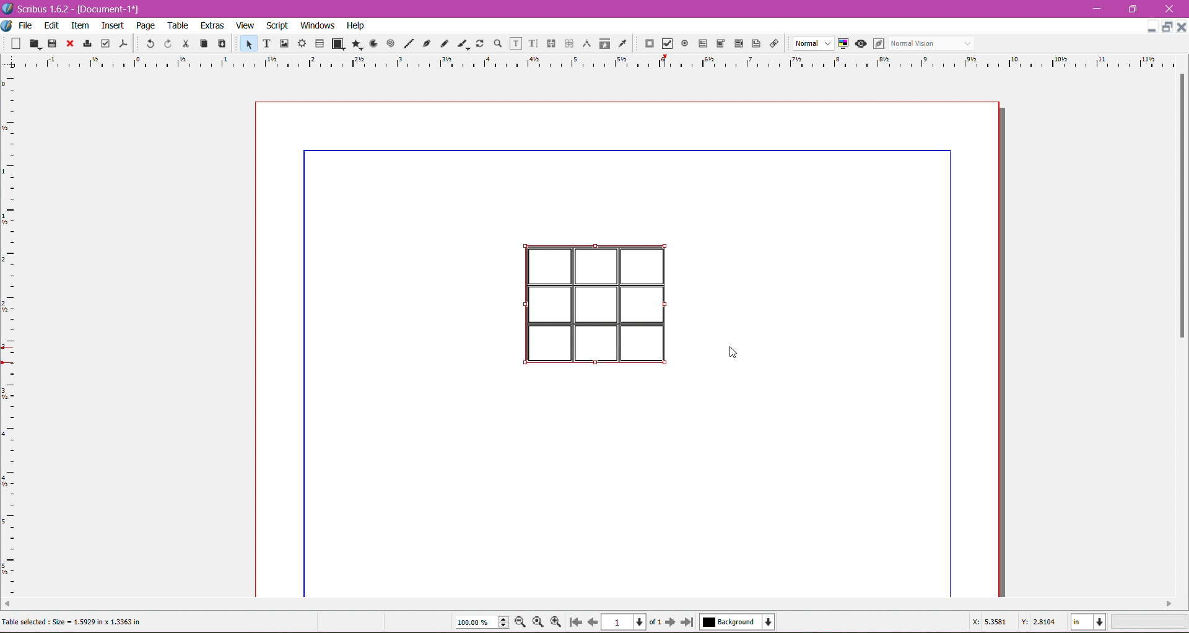 Image resolution: width=1189 pixels, height=633 pixels. Describe the element at coordinates (991, 622) in the screenshot. I see `X: 5.3581` at that location.